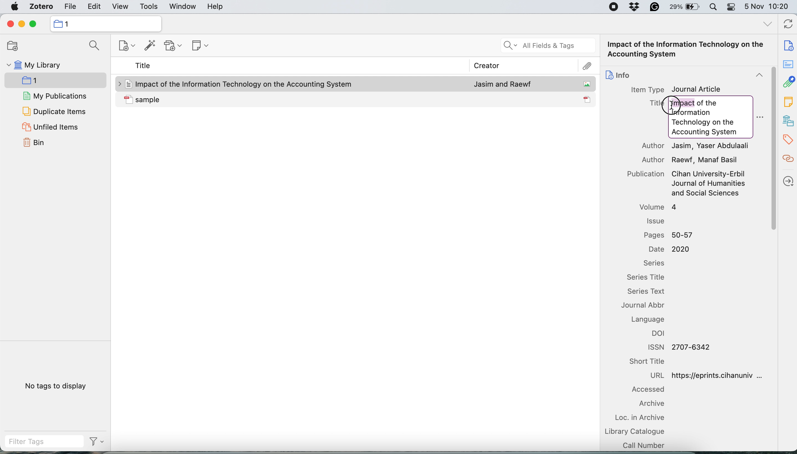  Describe the element at coordinates (788, 45) in the screenshot. I see `note info` at that location.